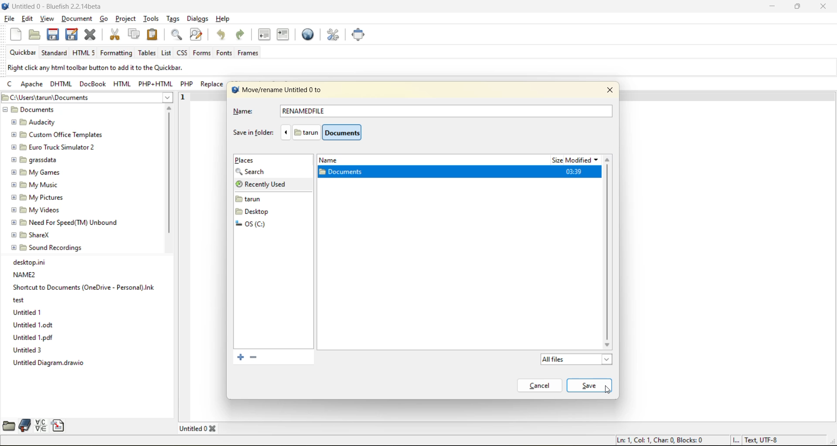  What do you see at coordinates (36, 198) in the screenshot?
I see `My pictures` at bounding box center [36, 198].